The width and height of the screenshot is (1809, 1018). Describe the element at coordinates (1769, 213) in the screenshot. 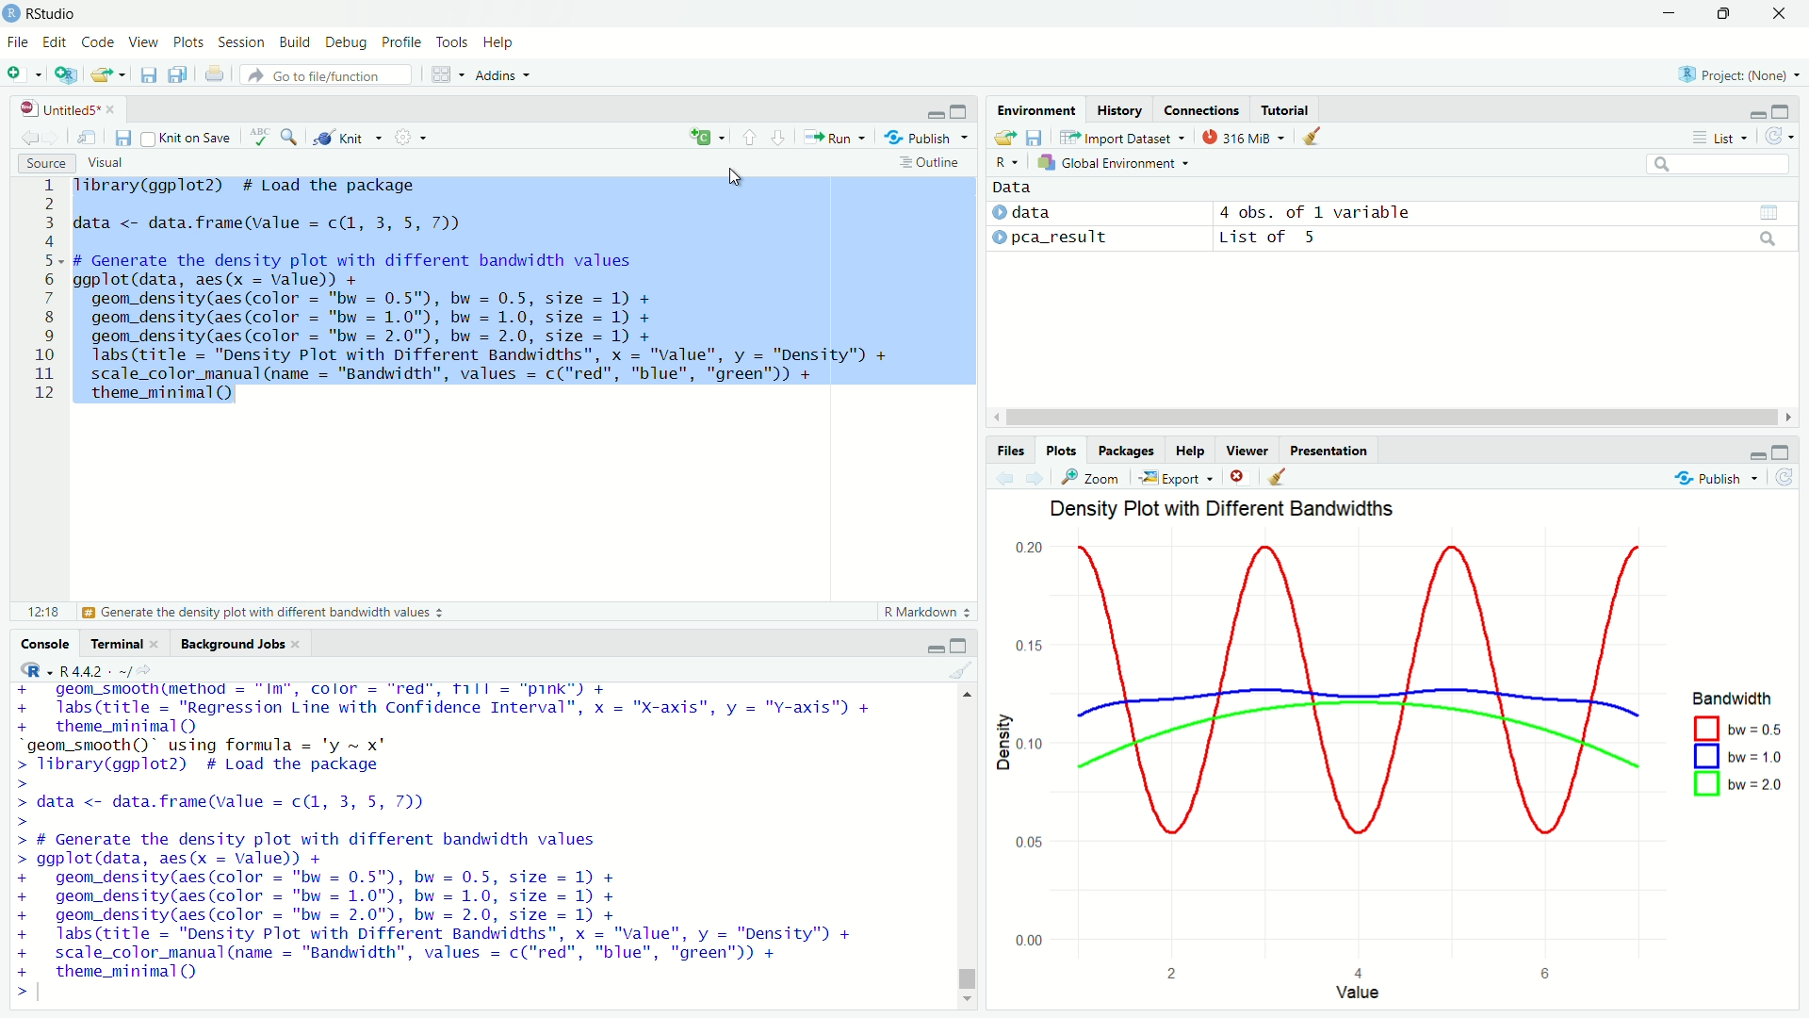

I see `grid view` at that location.